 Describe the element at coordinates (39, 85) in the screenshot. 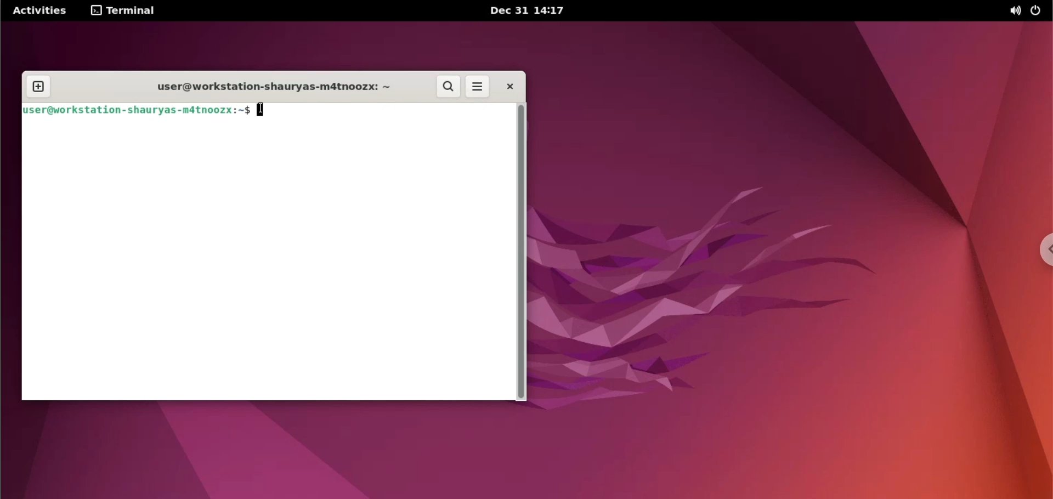

I see `new tab` at that location.